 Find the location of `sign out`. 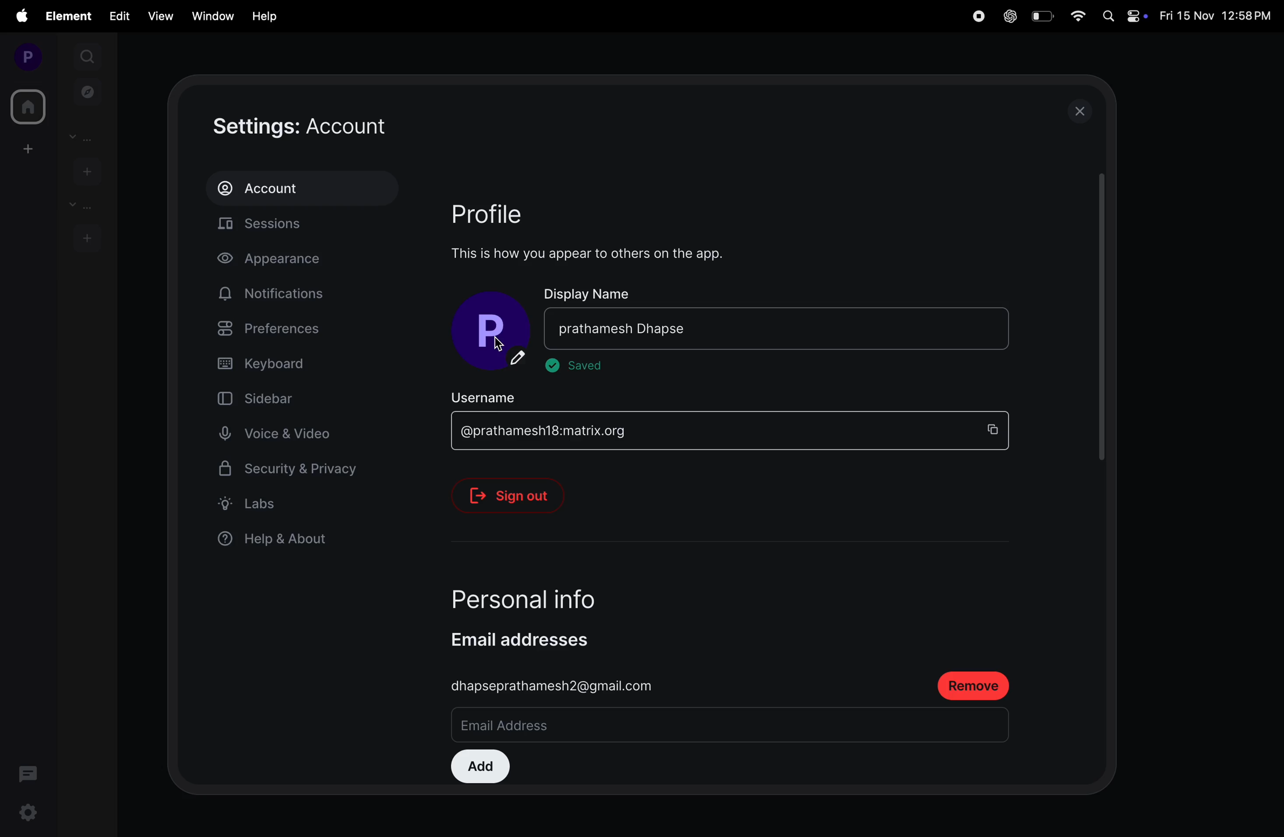

sign out is located at coordinates (516, 492).